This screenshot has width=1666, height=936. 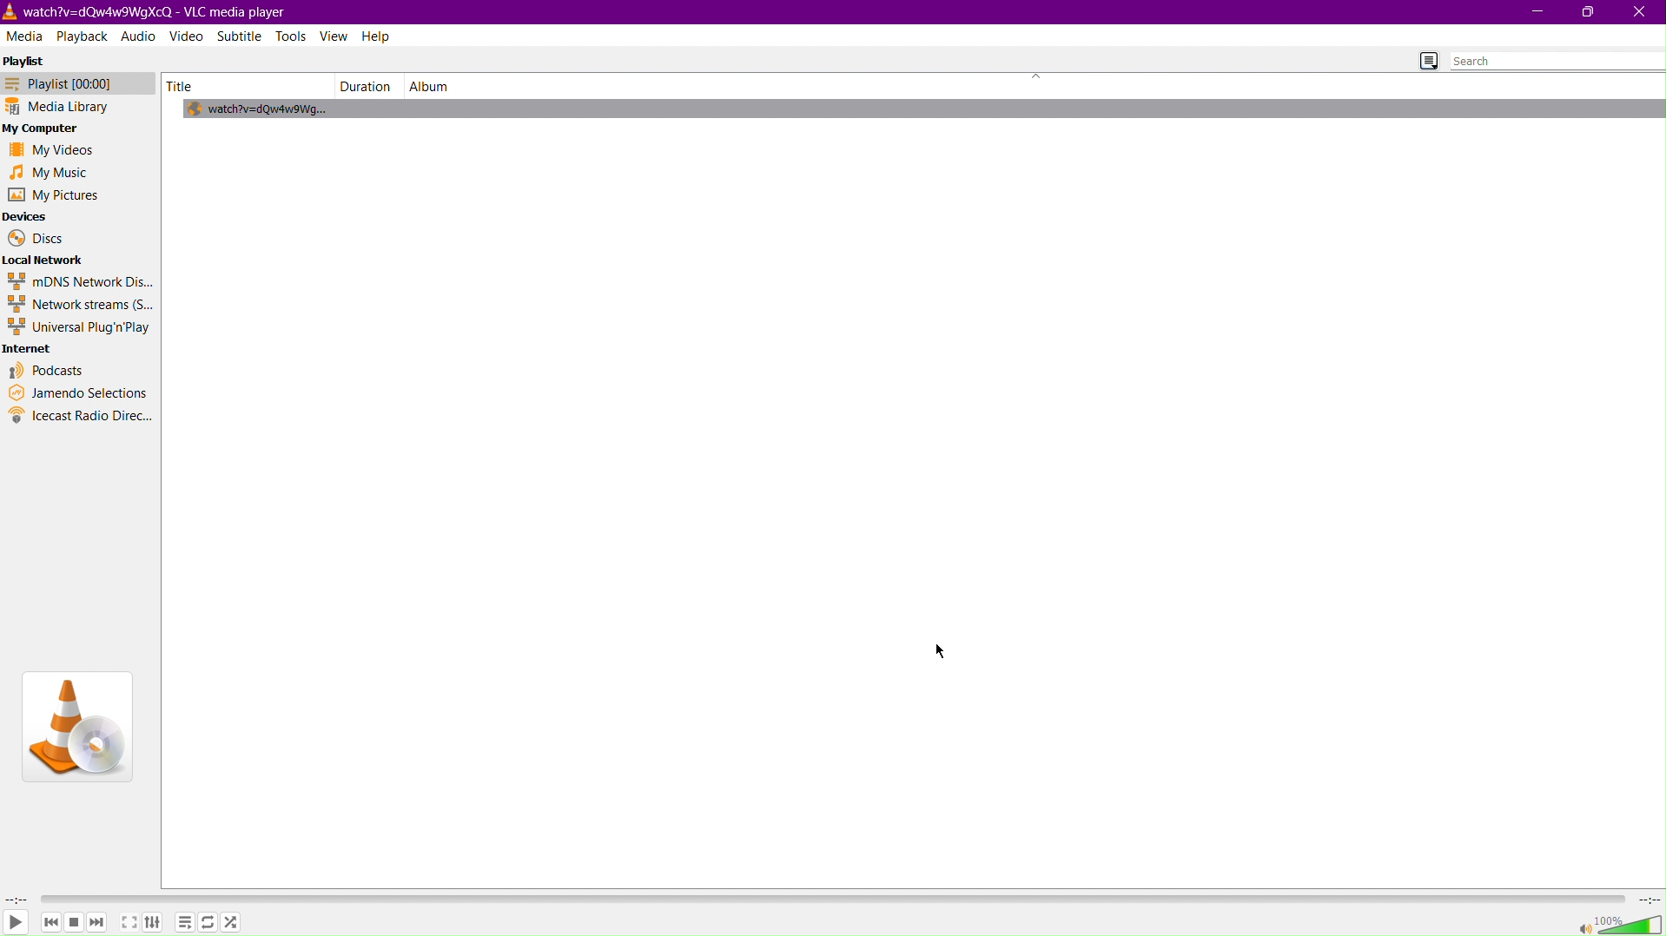 What do you see at coordinates (47, 128) in the screenshot?
I see `My Computer` at bounding box center [47, 128].